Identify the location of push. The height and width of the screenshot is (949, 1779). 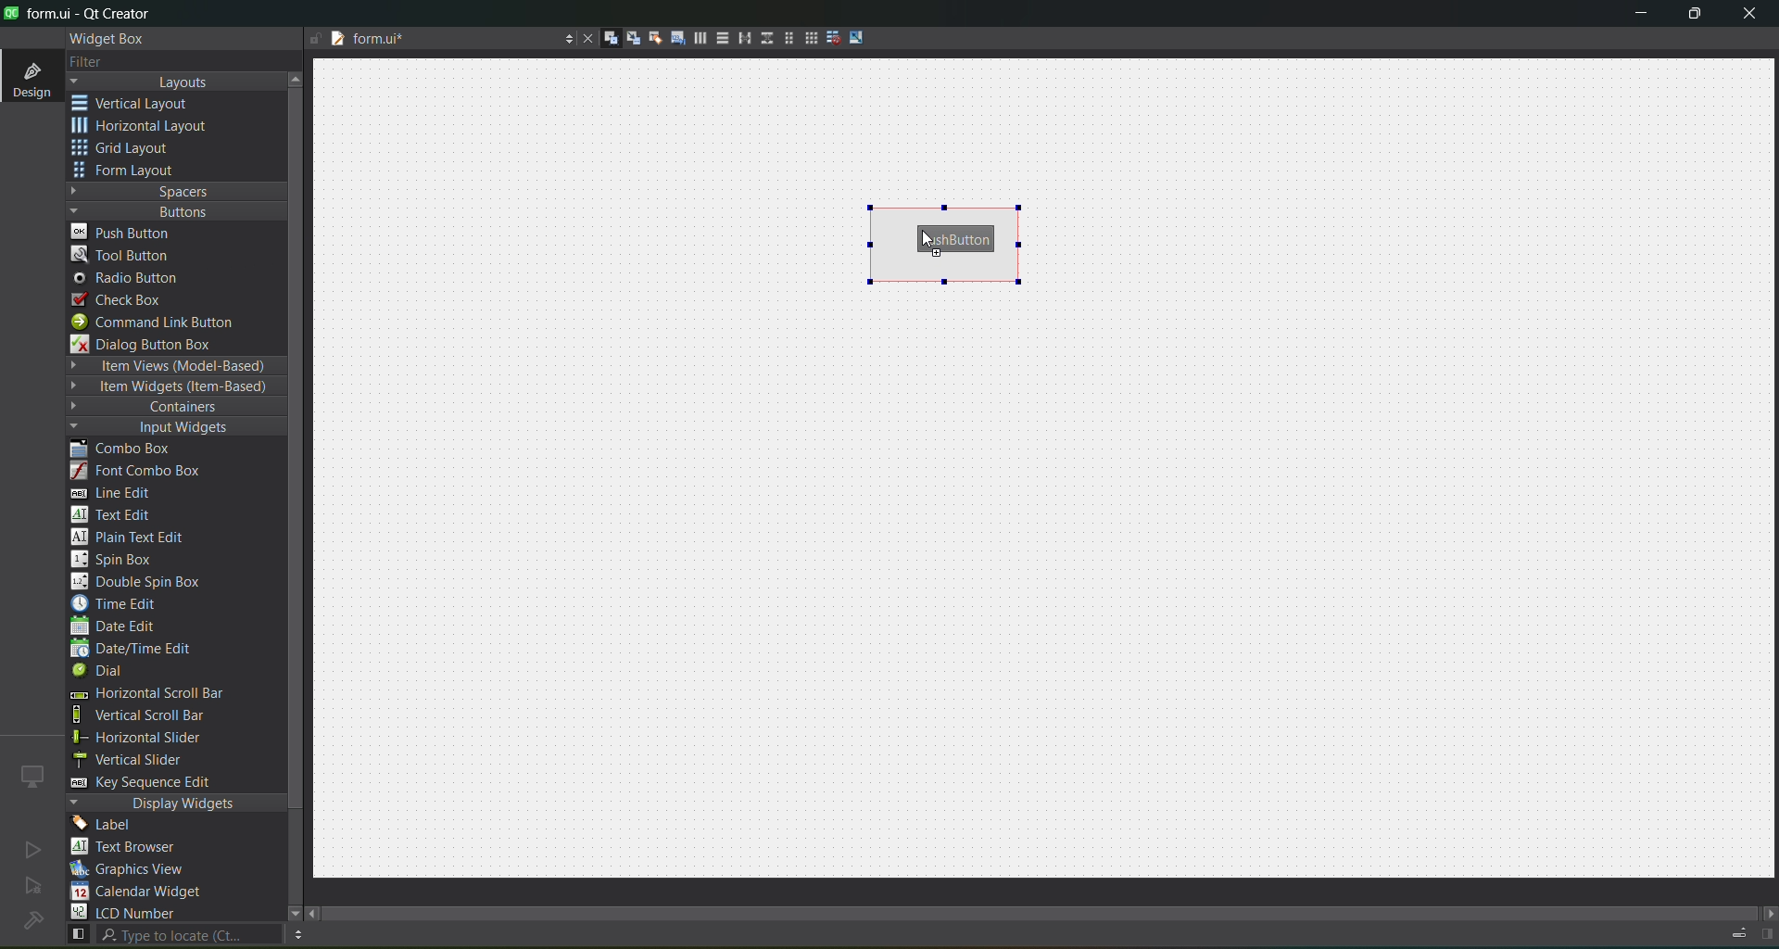
(123, 231).